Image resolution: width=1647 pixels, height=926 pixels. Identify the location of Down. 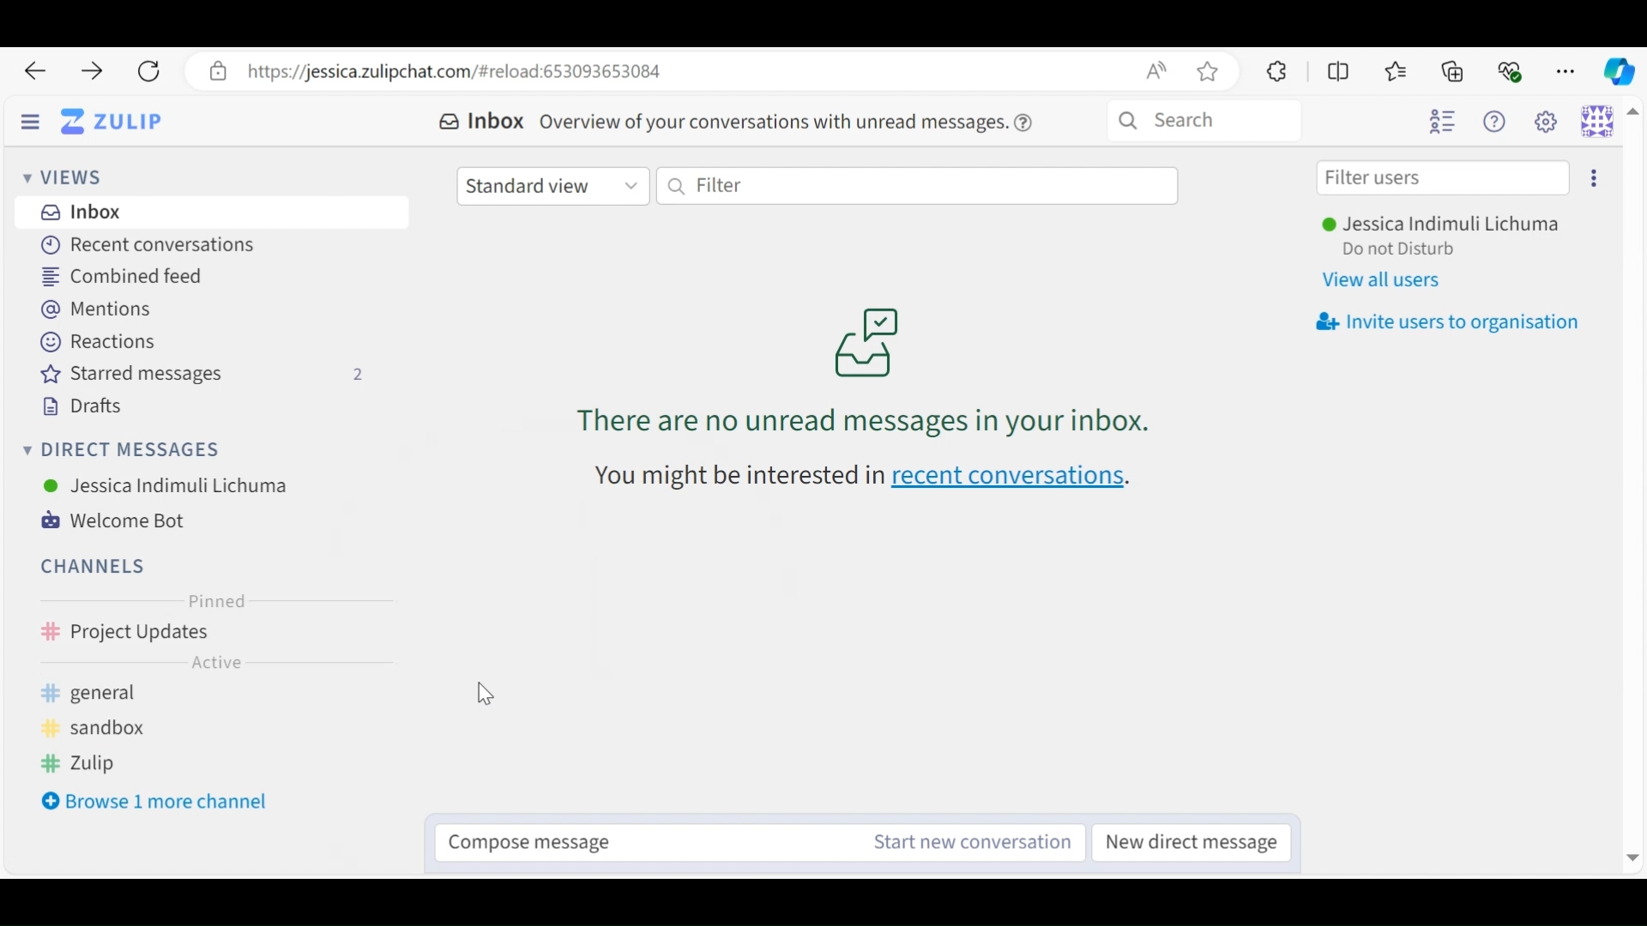
(1628, 852).